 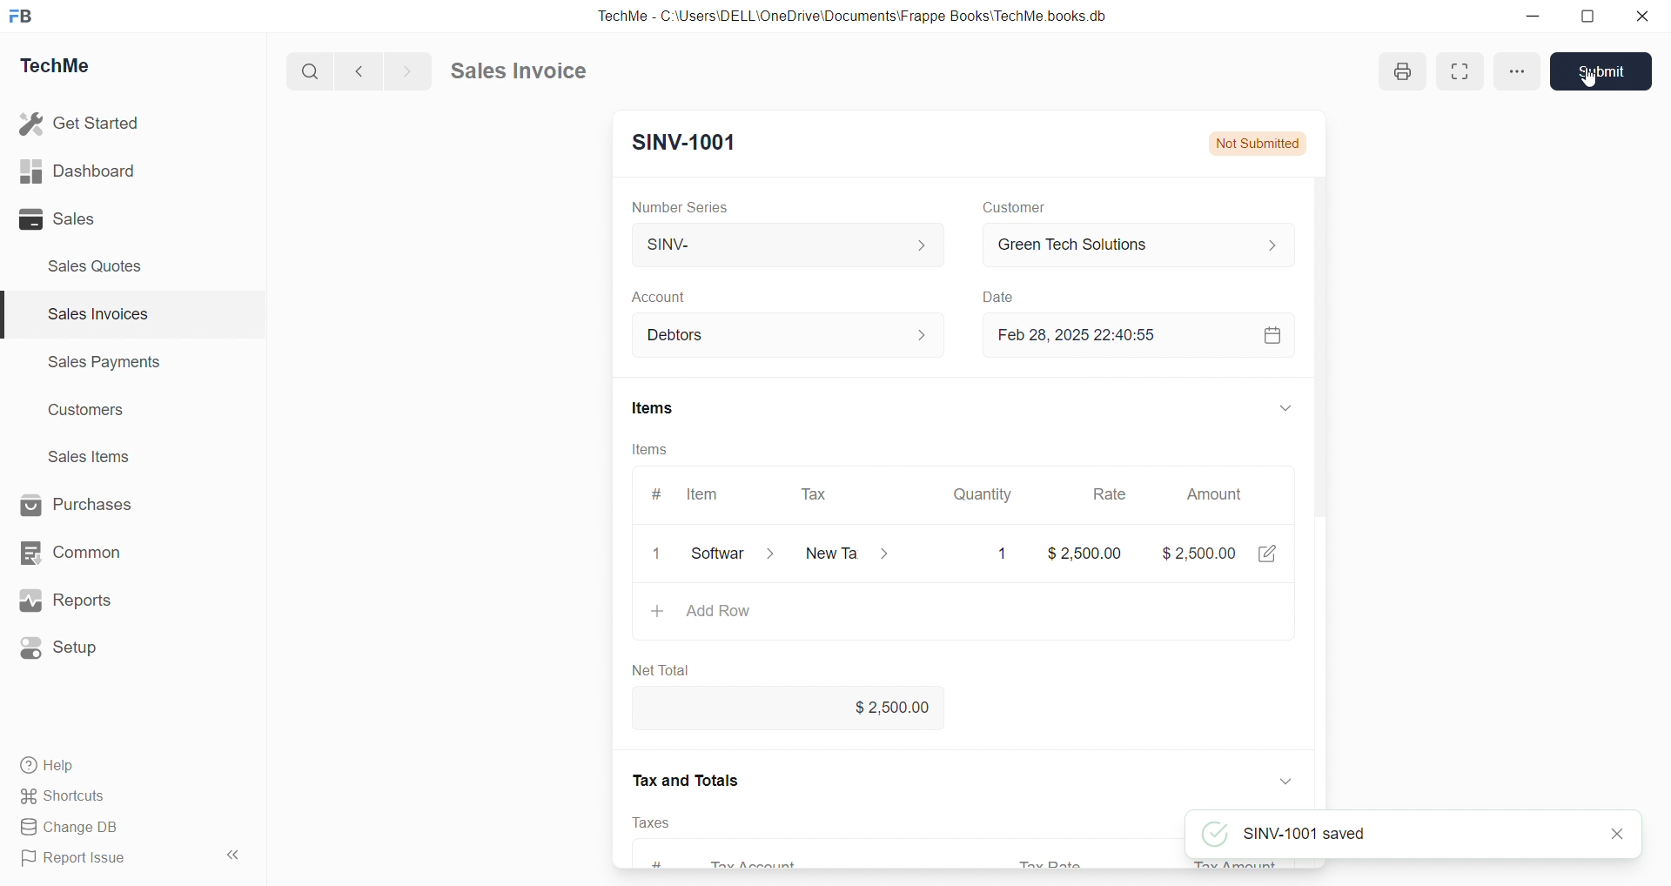 What do you see at coordinates (97, 266) in the screenshot?
I see `Sales Quotes` at bounding box center [97, 266].